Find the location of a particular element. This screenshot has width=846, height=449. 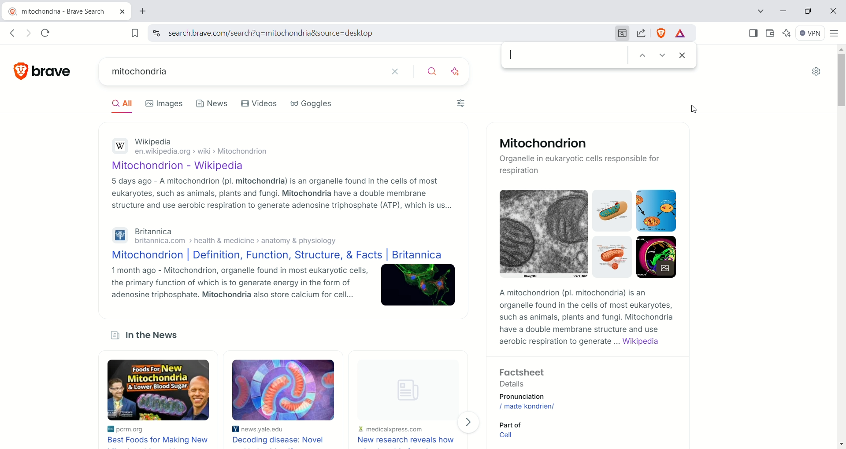

Factsheet Details Pronunciation is located at coordinates (542, 384).